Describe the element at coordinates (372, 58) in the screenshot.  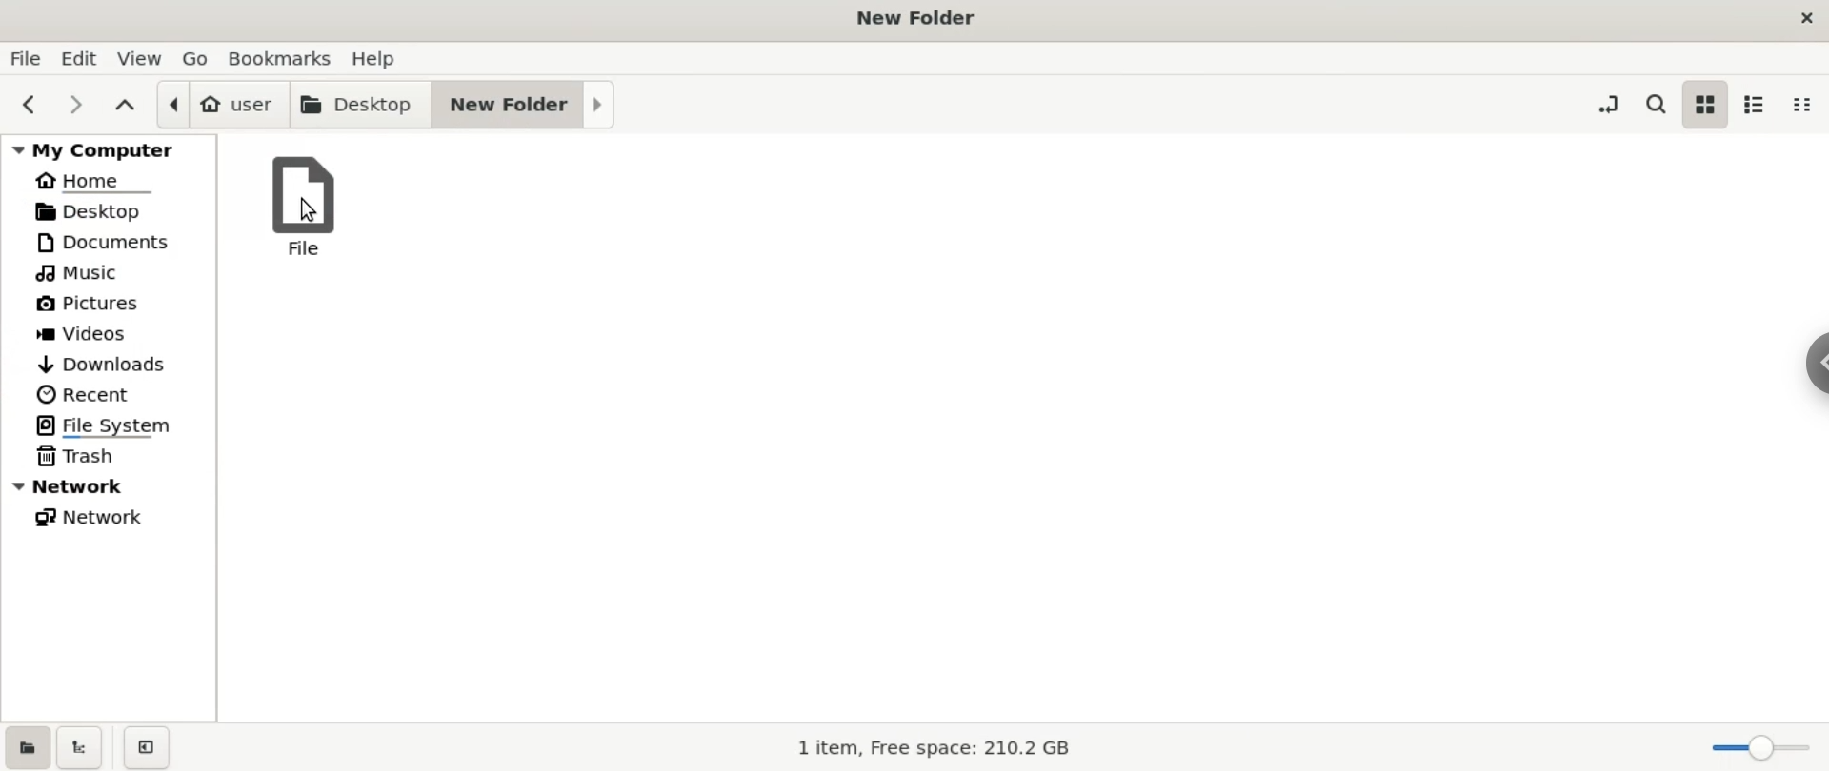
I see `help` at that location.